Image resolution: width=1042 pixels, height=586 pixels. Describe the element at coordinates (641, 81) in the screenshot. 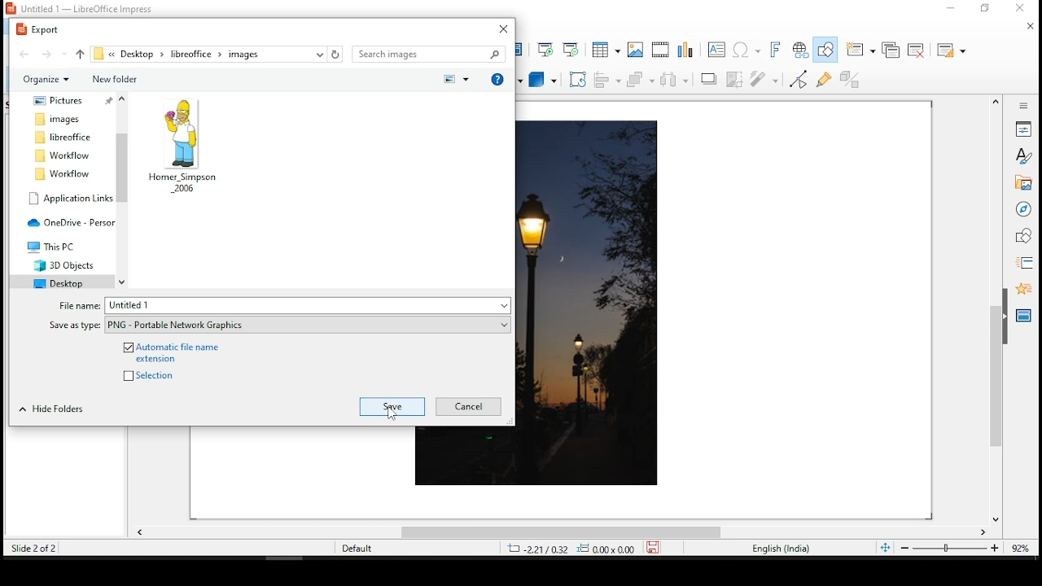

I see `arrange` at that location.